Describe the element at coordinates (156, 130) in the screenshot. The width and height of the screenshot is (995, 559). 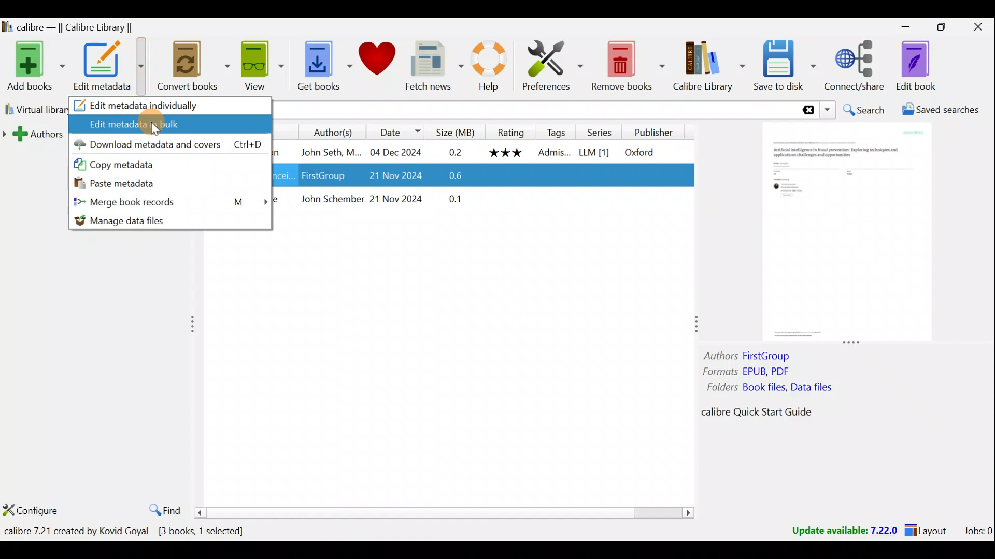
I see `cursor` at that location.